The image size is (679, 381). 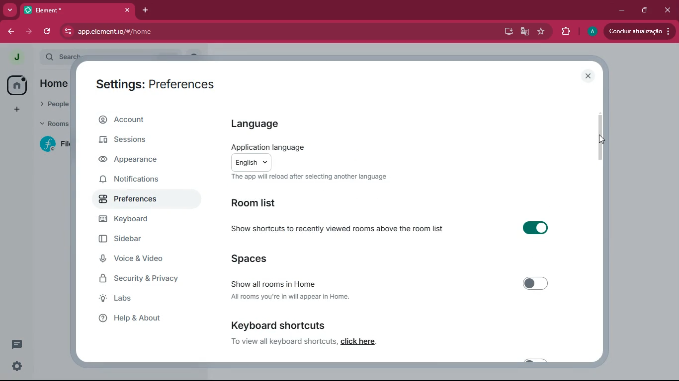 I want to click on cursor, so click(x=602, y=139).